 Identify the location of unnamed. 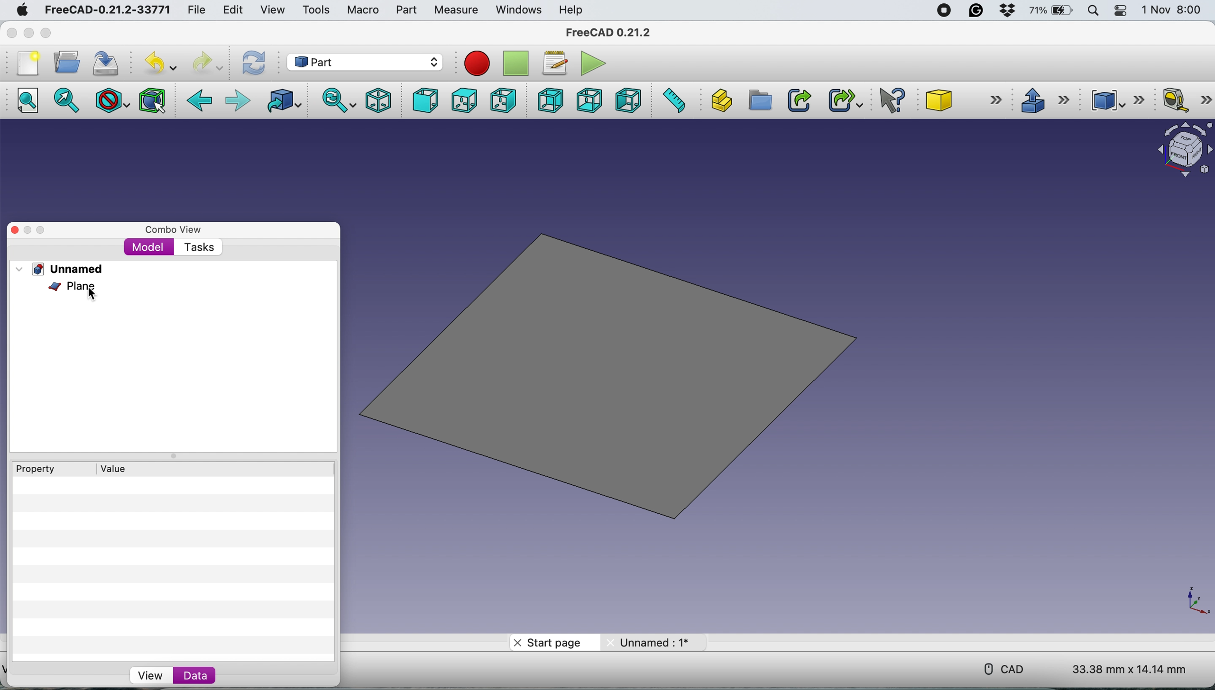
(63, 269).